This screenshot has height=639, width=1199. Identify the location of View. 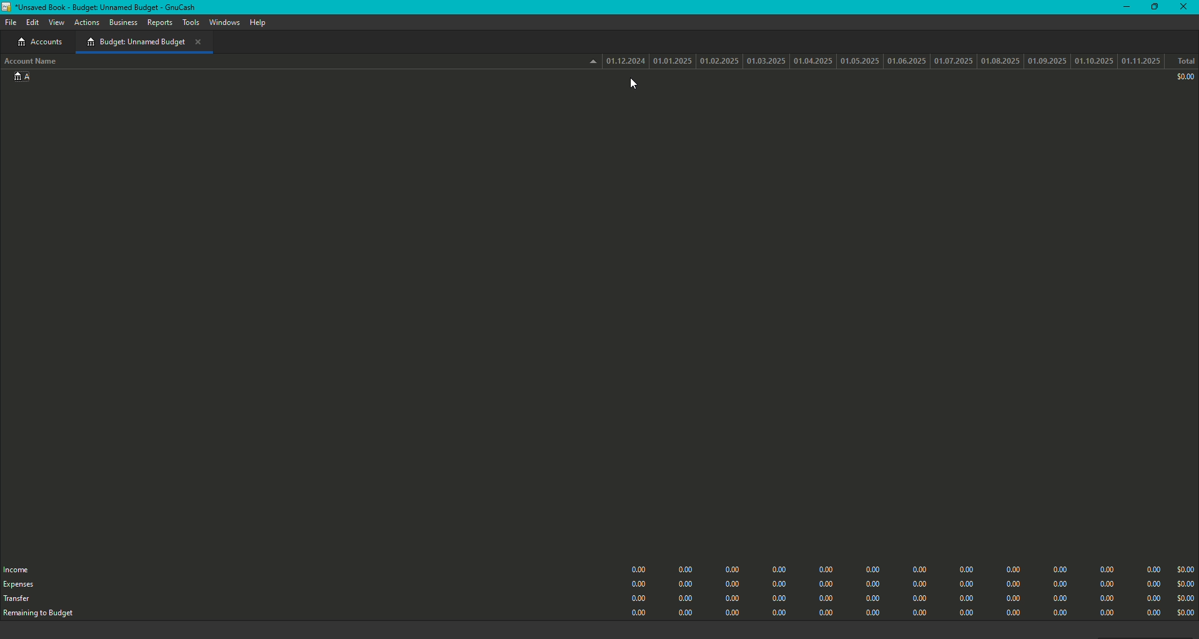
(57, 23).